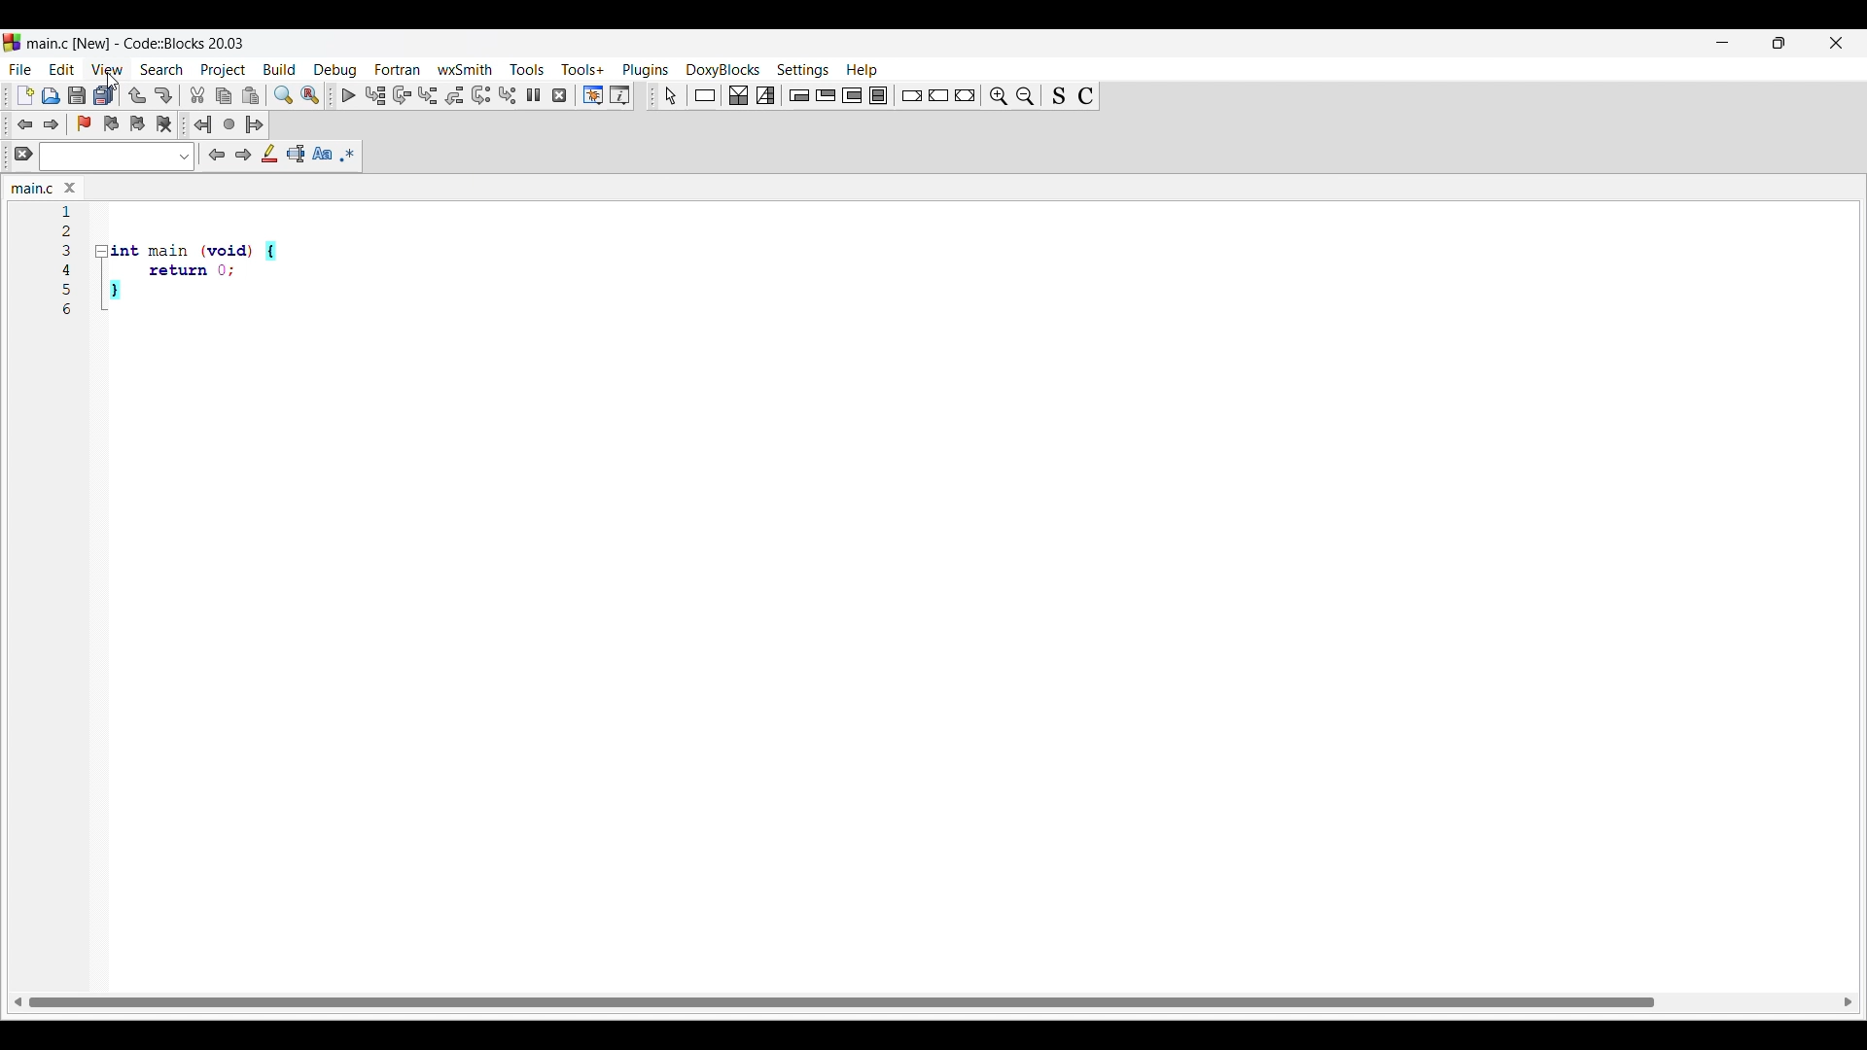 The image size is (1867, 1050). What do you see at coordinates (107, 69) in the screenshot?
I see `View menu` at bounding box center [107, 69].